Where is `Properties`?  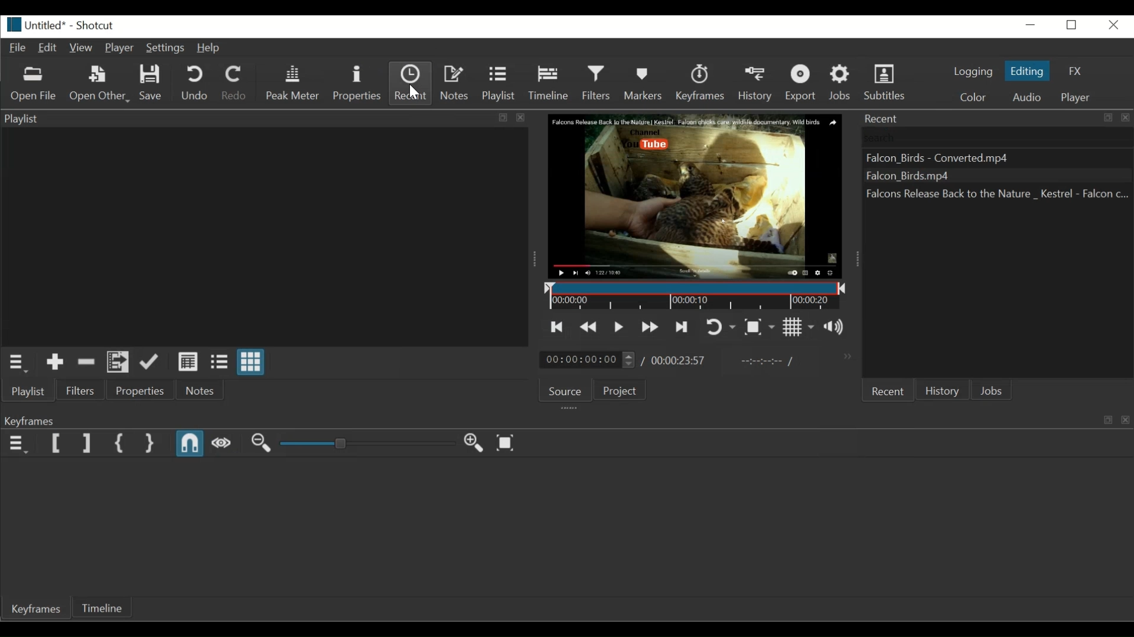
Properties is located at coordinates (136, 390).